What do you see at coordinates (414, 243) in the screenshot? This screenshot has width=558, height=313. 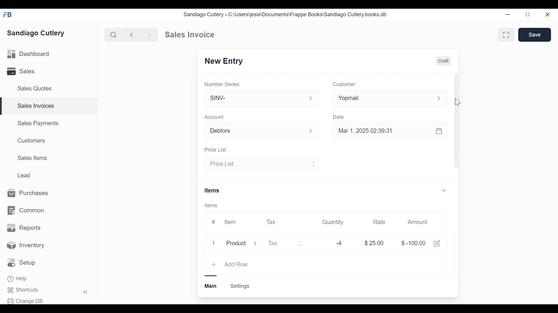 I see `$-100.00` at bounding box center [414, 243].